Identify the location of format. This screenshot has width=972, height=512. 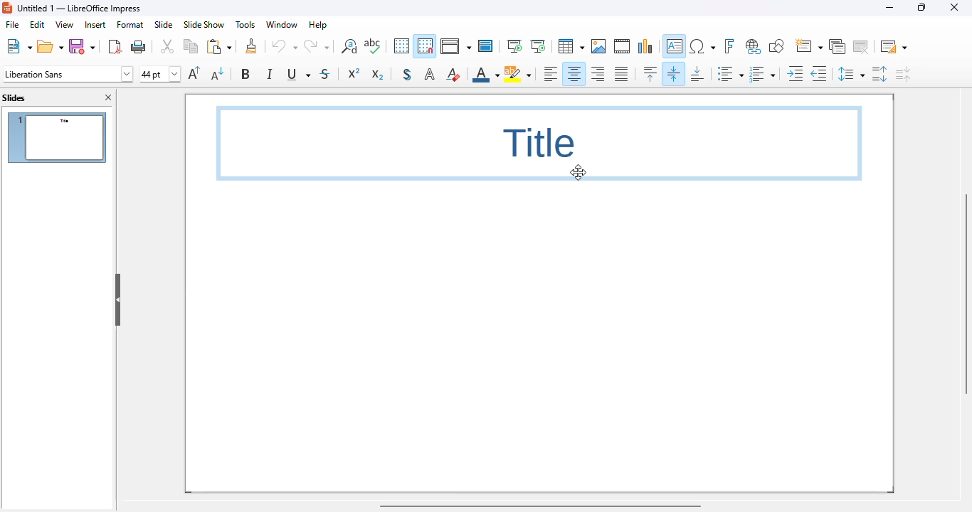
(130, 24).